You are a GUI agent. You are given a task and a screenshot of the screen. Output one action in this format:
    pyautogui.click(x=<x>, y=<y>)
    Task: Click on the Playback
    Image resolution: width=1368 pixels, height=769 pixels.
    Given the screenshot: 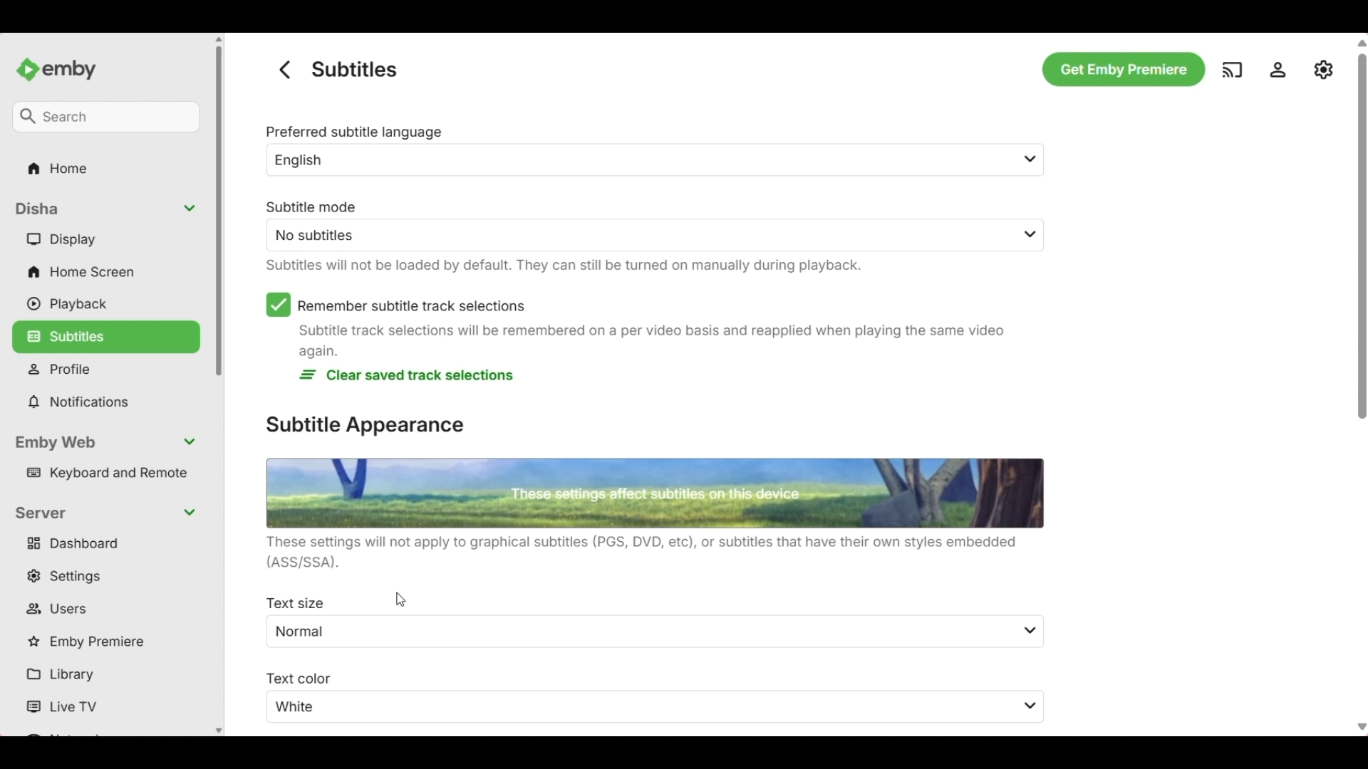 What is the action you would take?
    pyautogui.click(x=108, y=304)
    